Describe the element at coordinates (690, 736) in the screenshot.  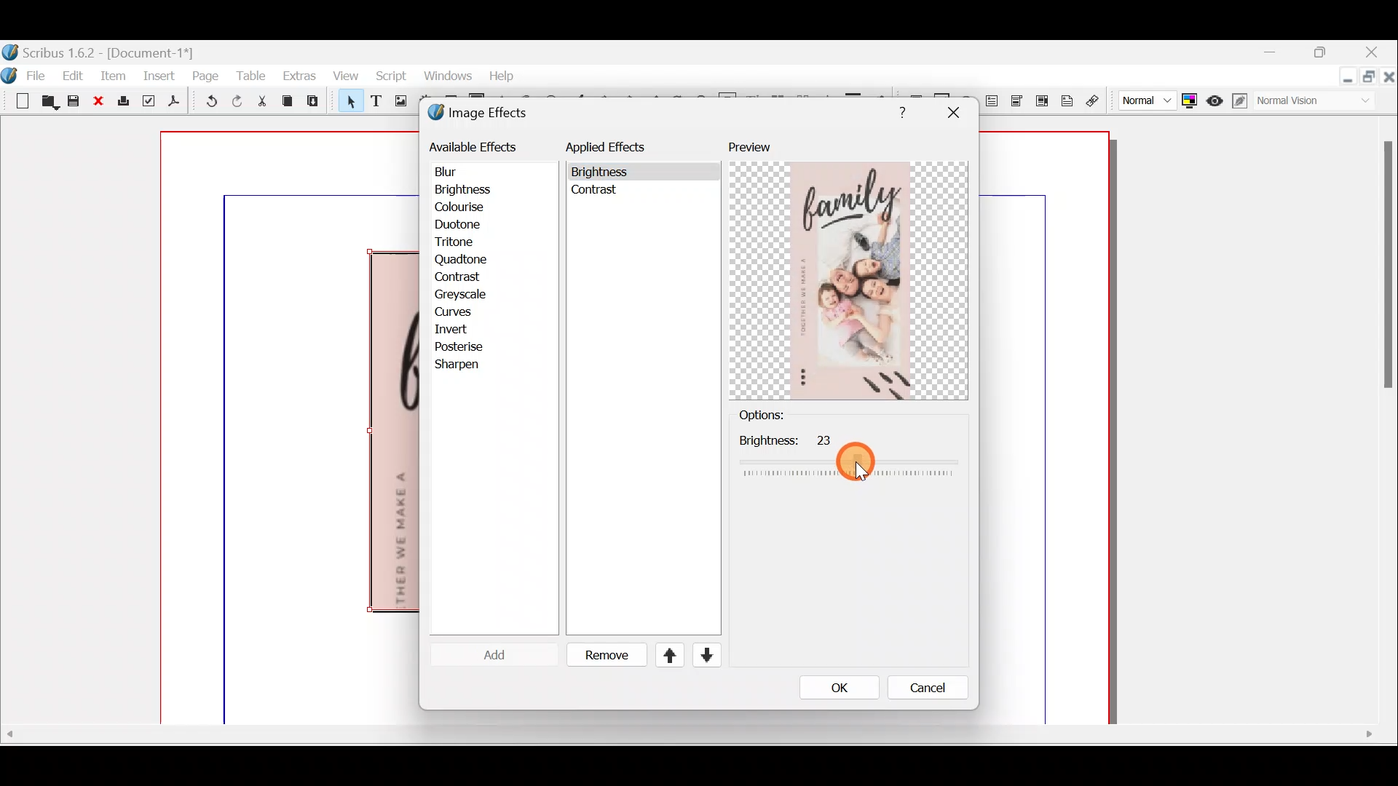
I see `` at that location.